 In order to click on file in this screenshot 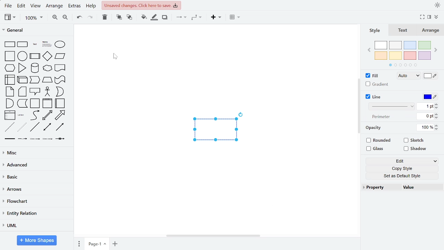, I will do `click(8, 6)`.